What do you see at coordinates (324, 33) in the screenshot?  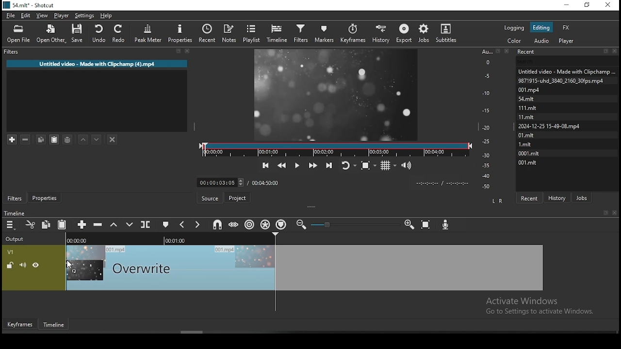 I see `markers` at bounding box center [324, 33].